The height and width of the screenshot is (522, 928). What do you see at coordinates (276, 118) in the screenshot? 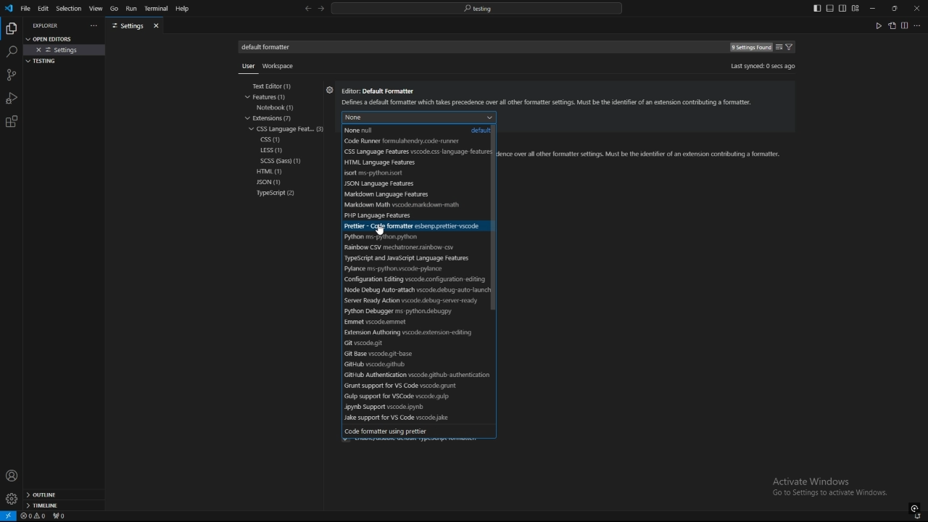
I see `extensions` at bounding box center [276, 118].